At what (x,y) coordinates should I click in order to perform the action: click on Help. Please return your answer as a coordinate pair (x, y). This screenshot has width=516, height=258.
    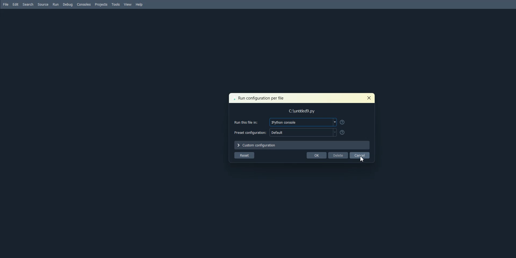
    Looking at the image, I should click on (139, 4).